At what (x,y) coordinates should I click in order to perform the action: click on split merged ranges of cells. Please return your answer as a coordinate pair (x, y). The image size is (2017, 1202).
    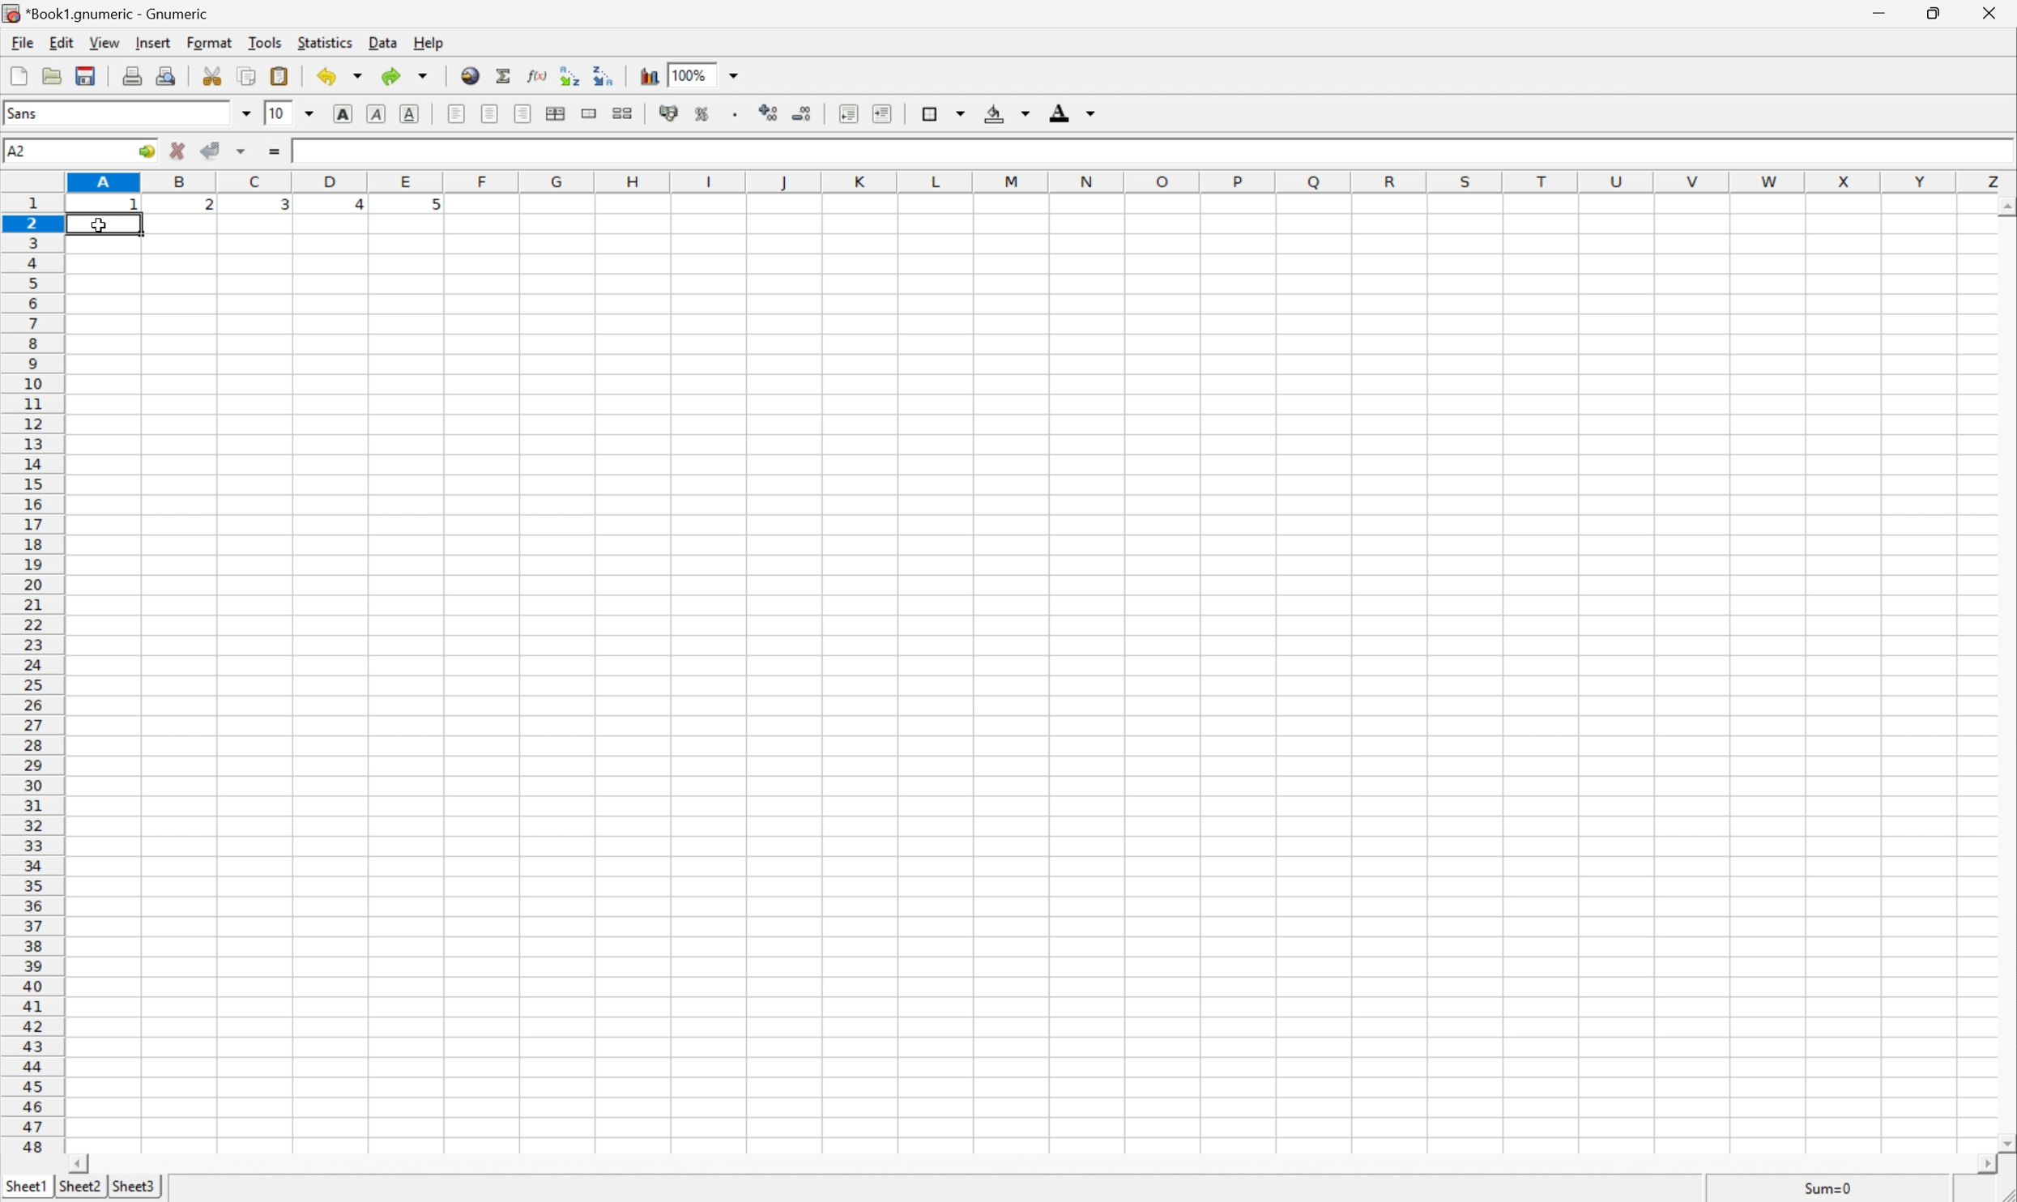
    Looking at the image, I should click on (625, 112).